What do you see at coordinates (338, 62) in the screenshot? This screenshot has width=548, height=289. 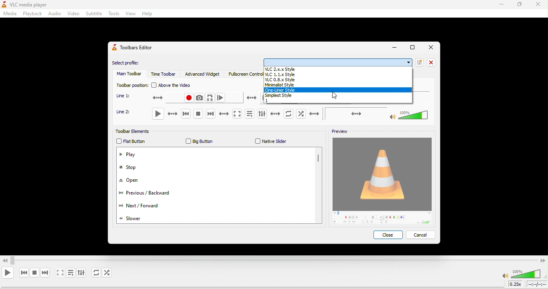 I see `options` at bounding box center [338, 62].